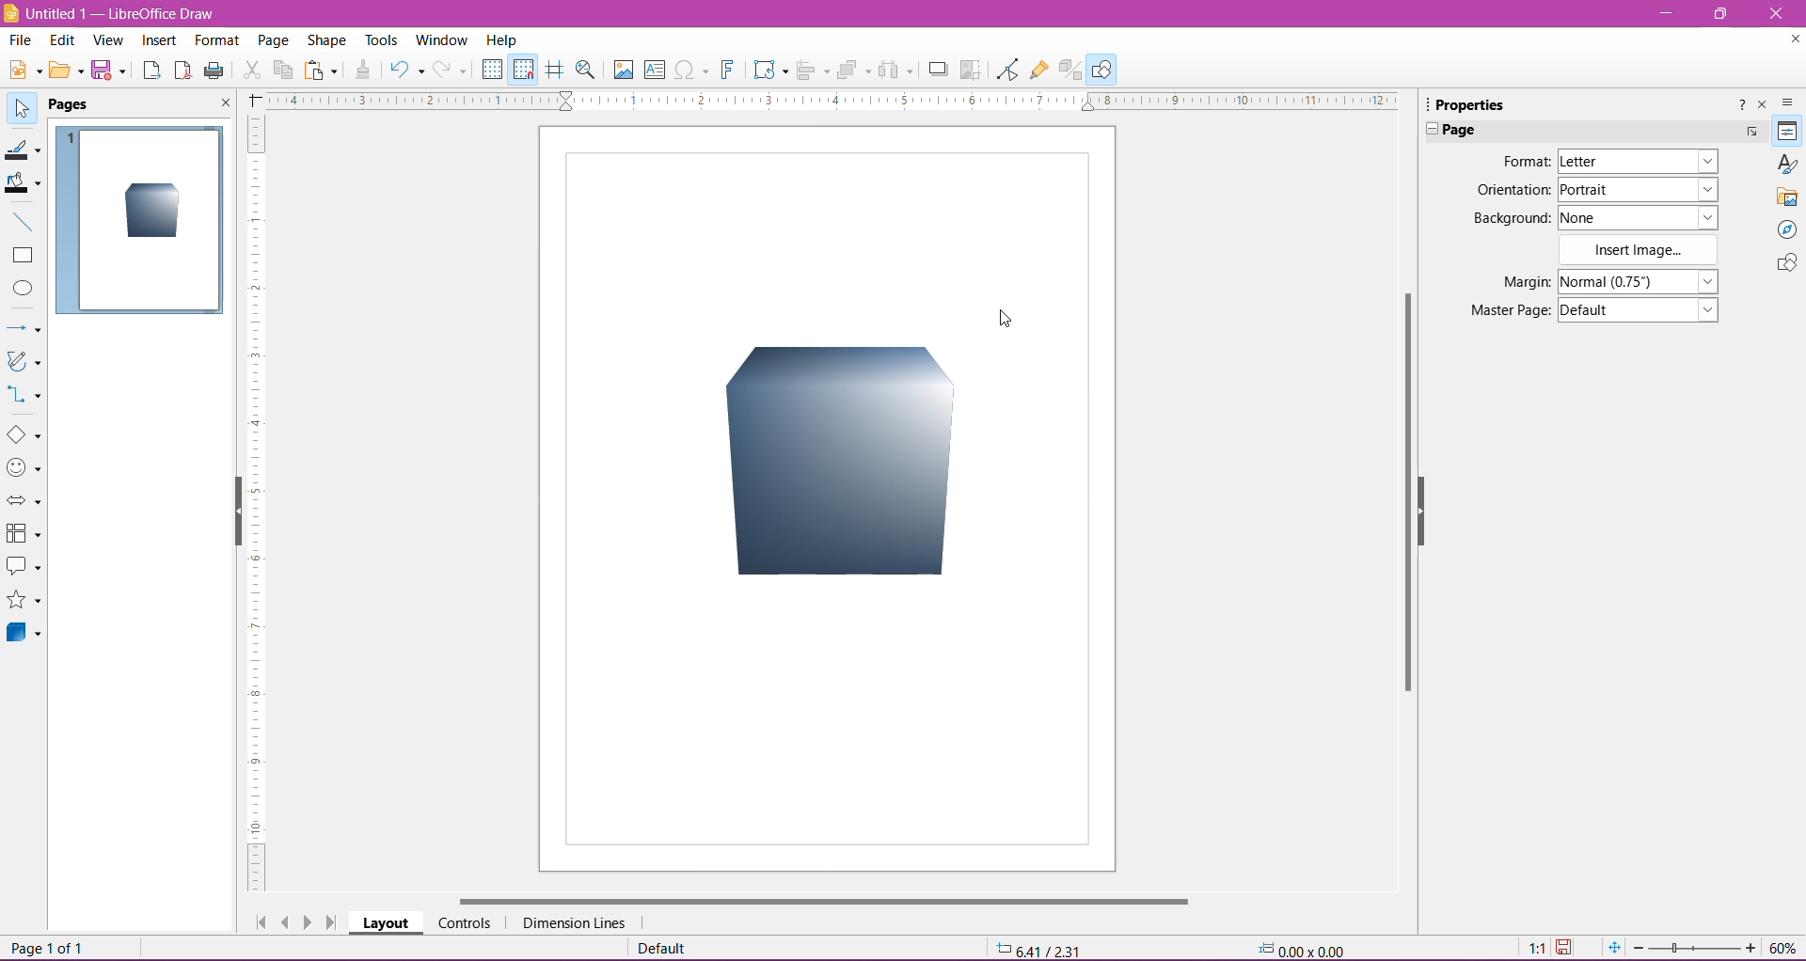  What do you see at coordinates (383, 40) in the screenshot?
I see `Tools` at bounding box center [383, 40].